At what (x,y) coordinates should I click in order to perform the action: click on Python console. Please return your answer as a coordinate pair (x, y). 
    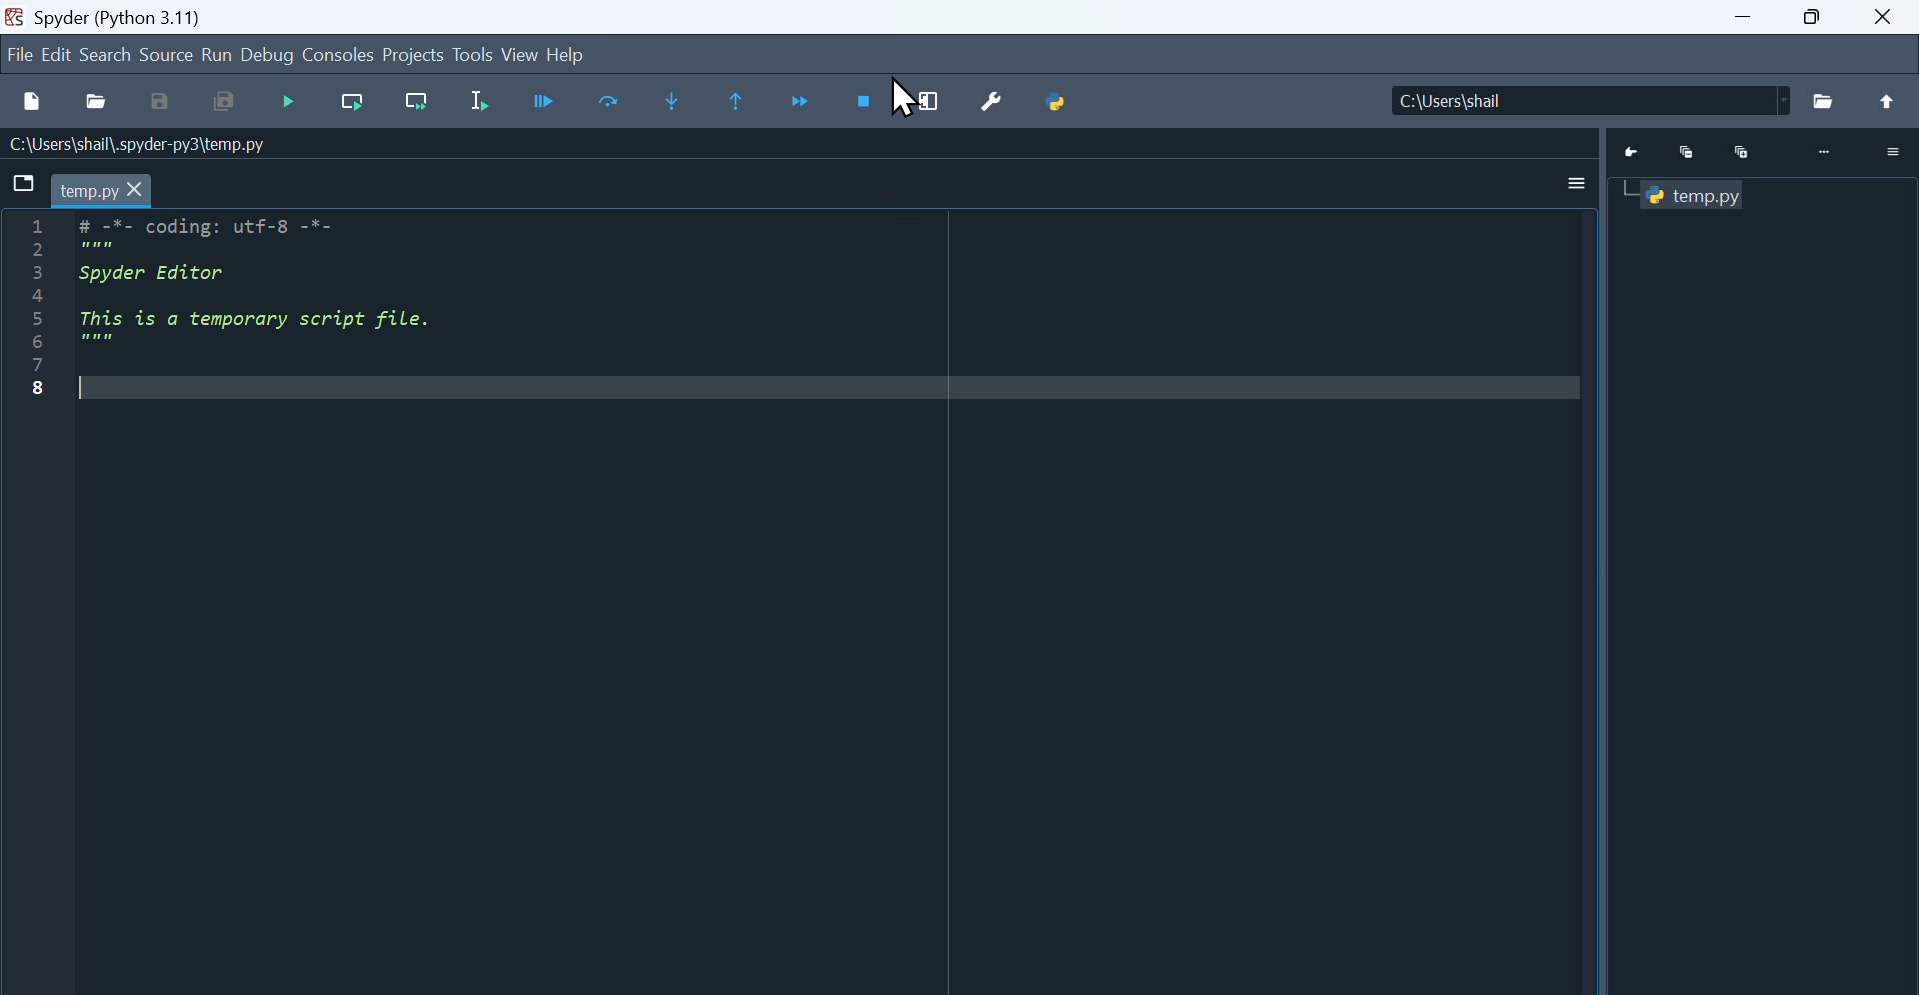
    Looking at the image, I should click on (1765, 152).